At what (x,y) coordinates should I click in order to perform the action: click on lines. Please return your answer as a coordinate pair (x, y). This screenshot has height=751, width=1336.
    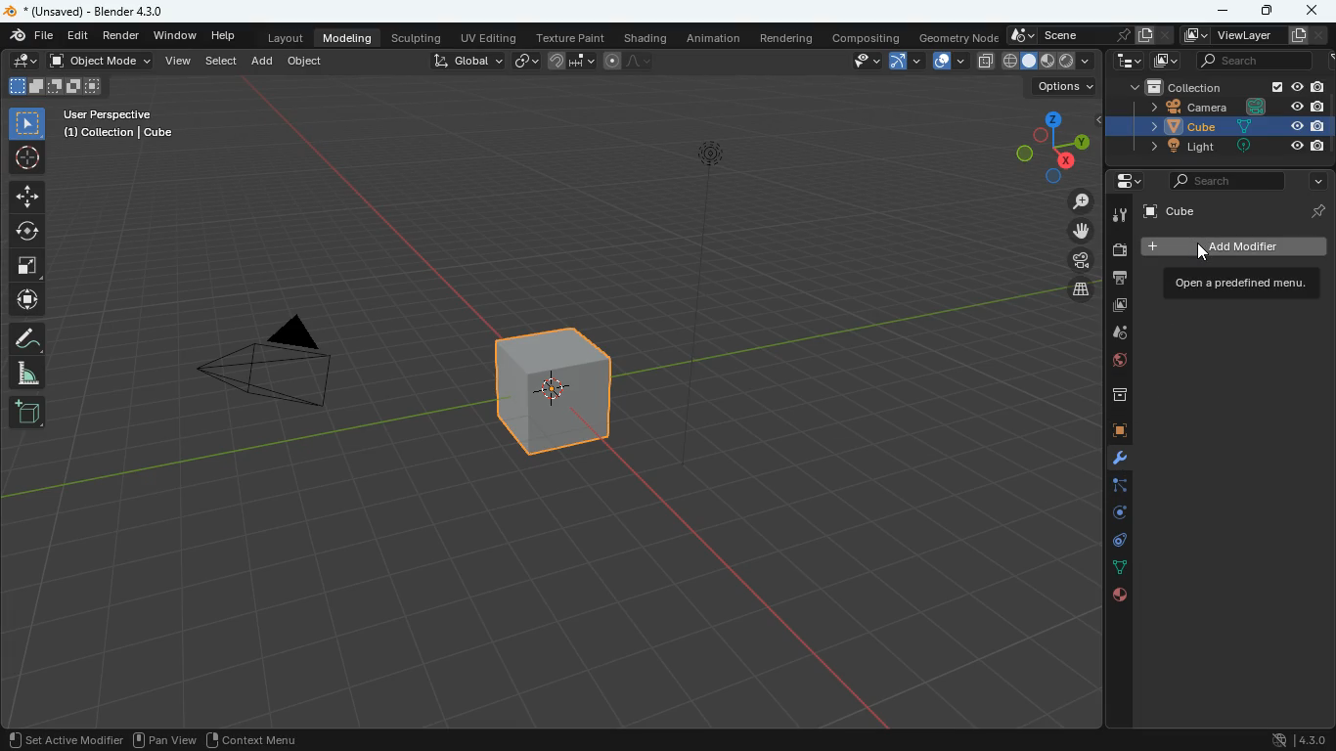
    Looking at the image, I should click on (1117, 568).